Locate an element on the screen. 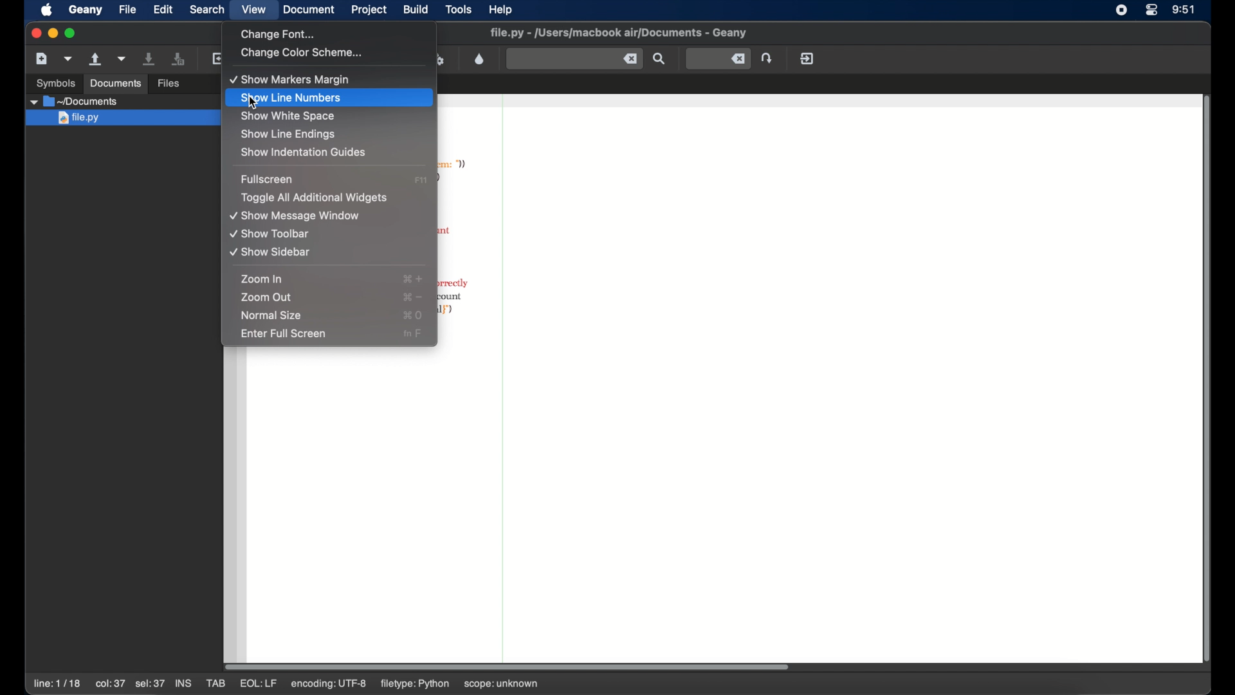 The height and width of the screenshot is (695, 1235). help is located at coordinates (501, 10).